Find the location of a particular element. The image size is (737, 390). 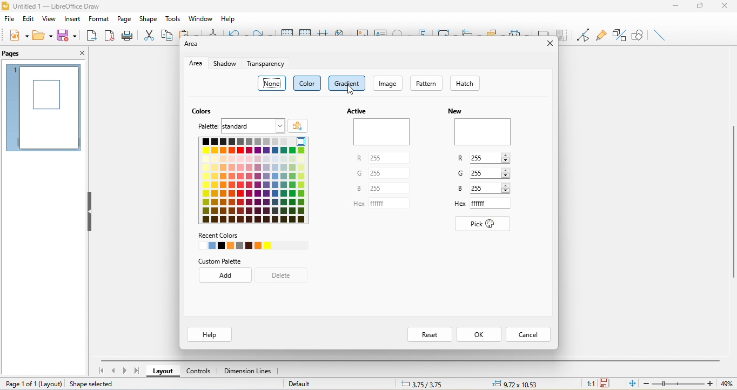

zoom is located at coordinates (691, 384).